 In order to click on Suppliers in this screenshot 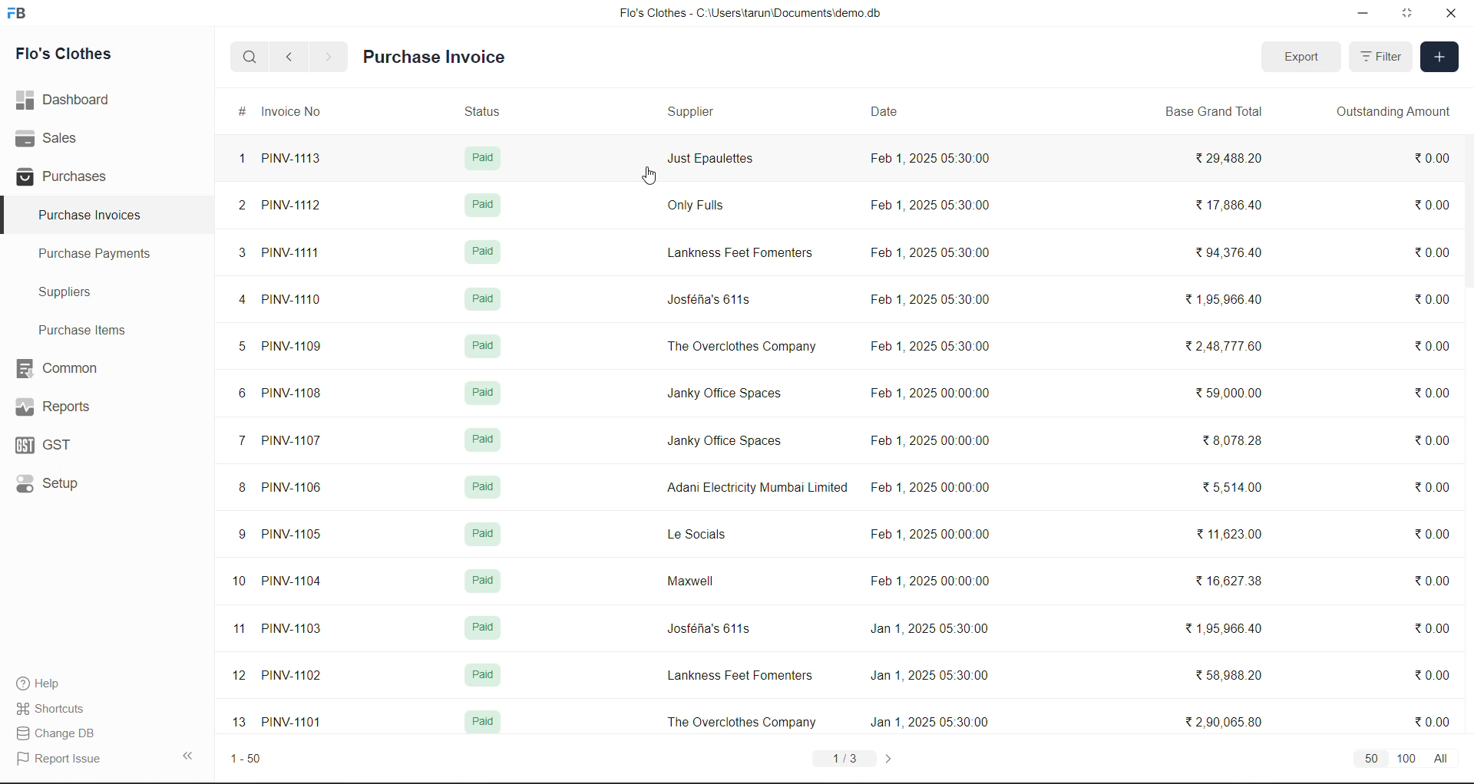, I will do `click(74, 295)`.